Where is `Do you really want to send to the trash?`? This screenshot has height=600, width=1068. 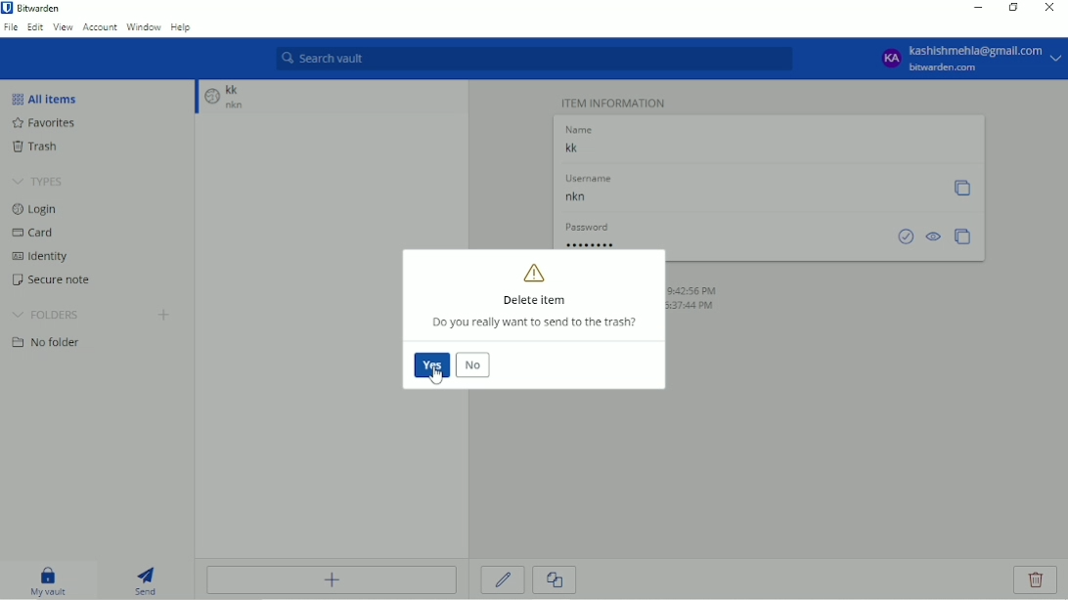 Do you really want to send to the trash? is located at coordinates (535, 323).